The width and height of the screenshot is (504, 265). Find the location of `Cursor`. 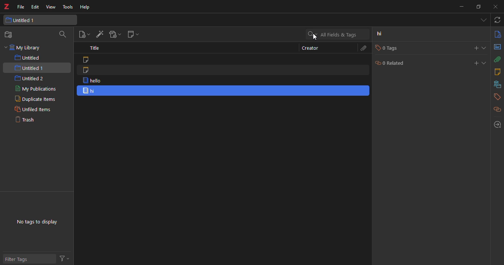

Cursor is located at coordinates (315, 38).